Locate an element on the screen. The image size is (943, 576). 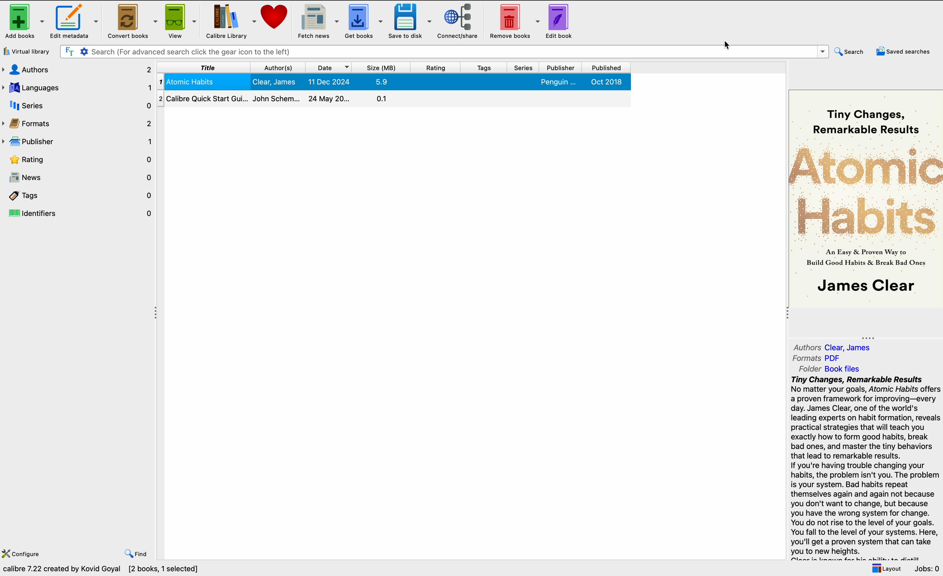
authors is located at coordinates (77, 69).